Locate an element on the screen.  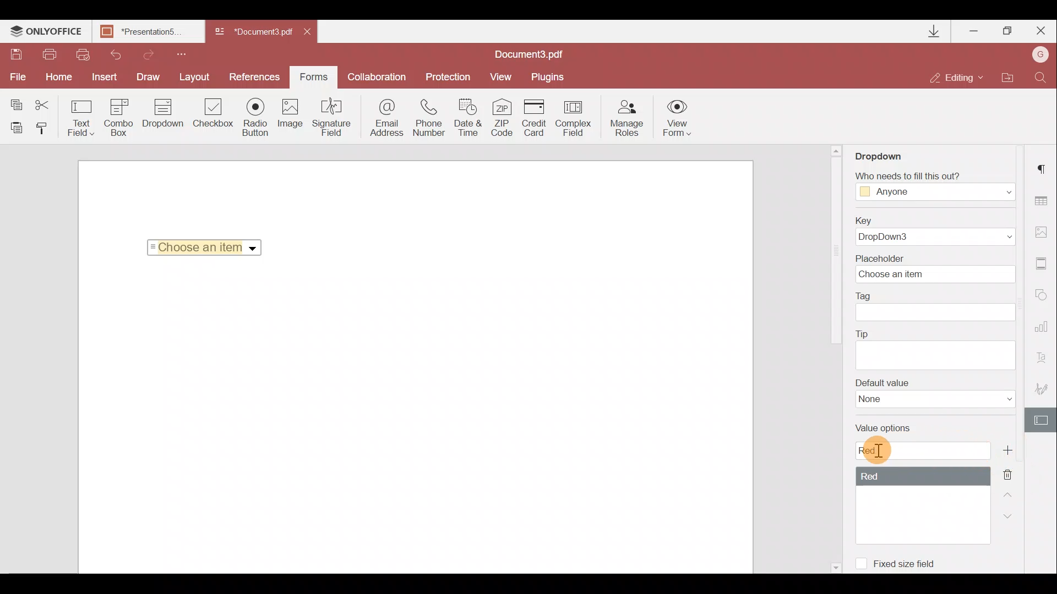
Fixed size field is located at coordinates (911, 565).